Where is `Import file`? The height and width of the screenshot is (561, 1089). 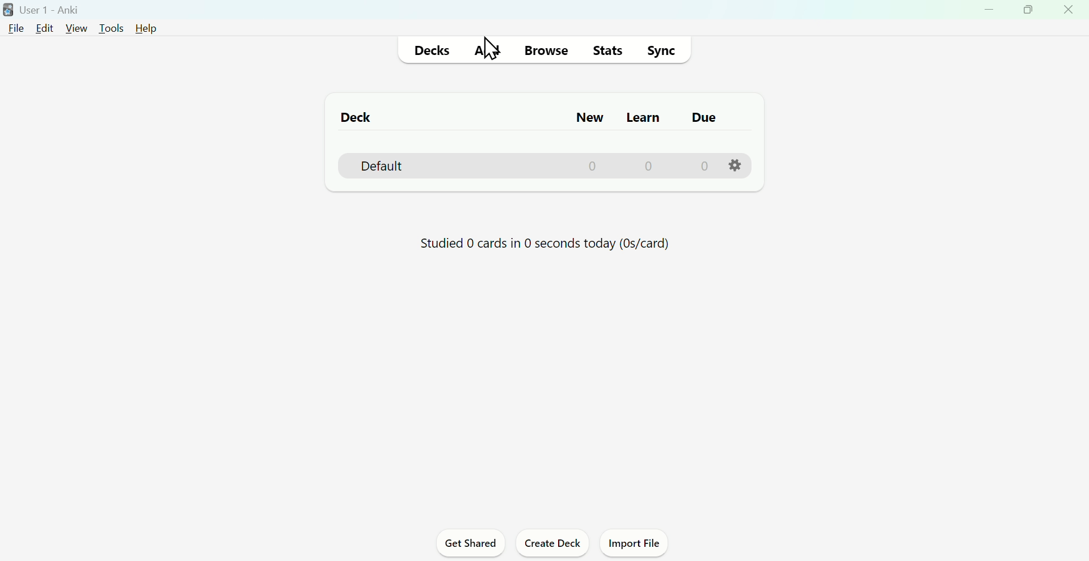
Import file is located at coordinates (634, 542).